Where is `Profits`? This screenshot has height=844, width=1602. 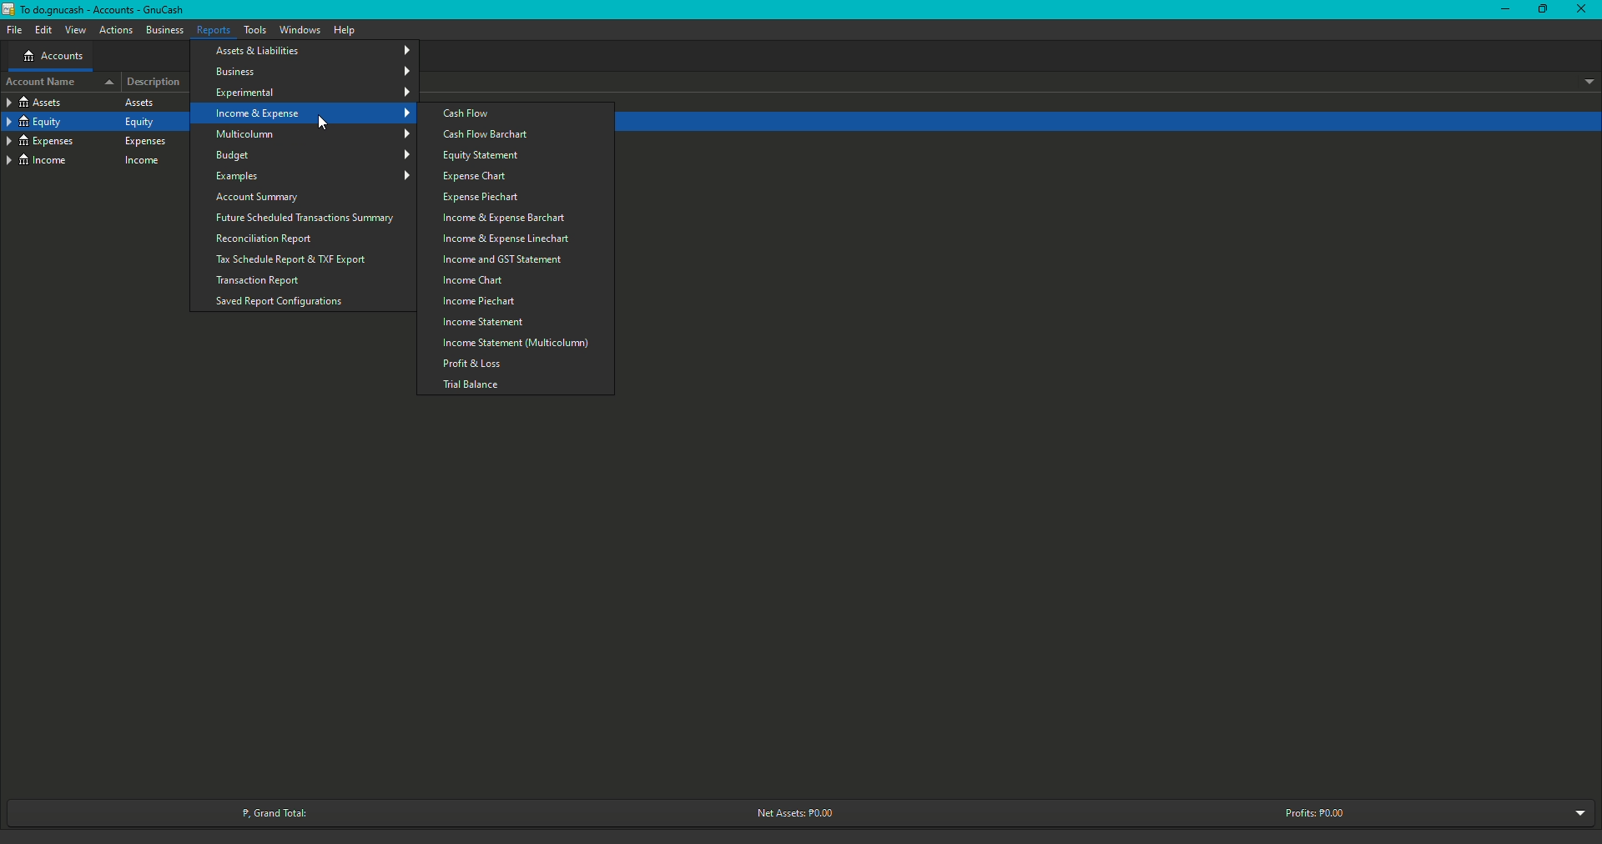
Profits is located at coordinates (1319, 813).